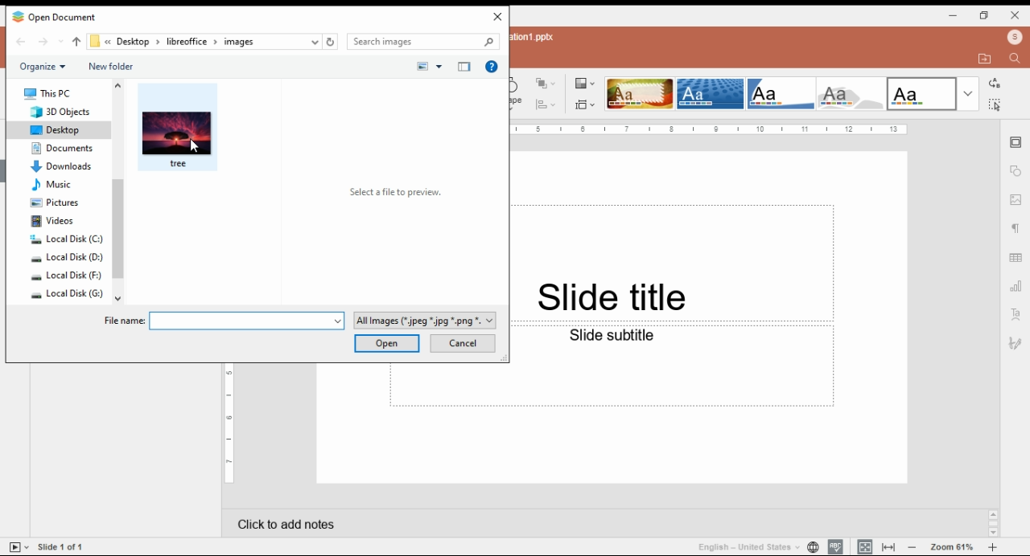 The width and height of the screenshot is (1030, 556). Describe the element at coordinates (462, 343) in the screenshot. I see `cancel` at that location.